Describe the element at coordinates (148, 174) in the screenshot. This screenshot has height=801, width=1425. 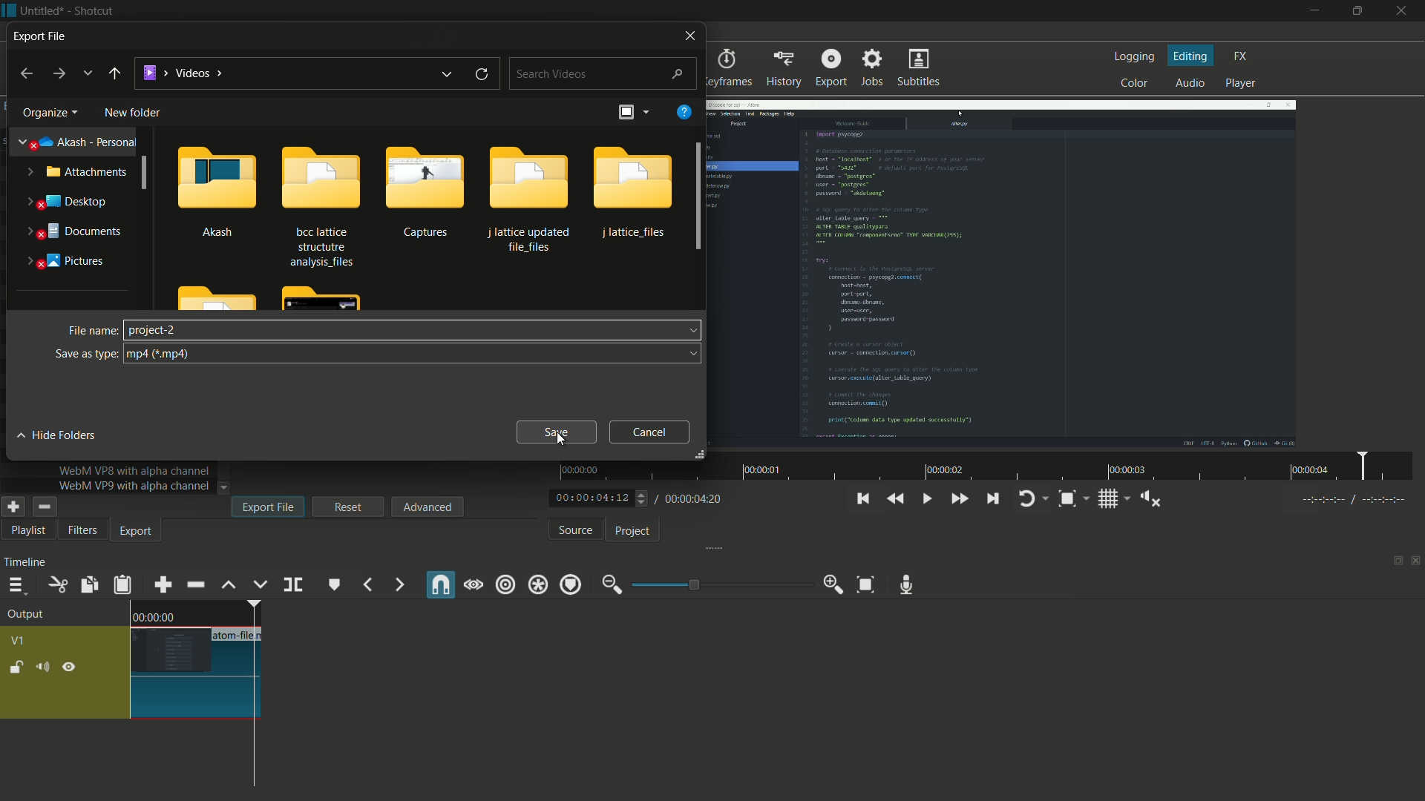
I see `scroll bar` at that location.